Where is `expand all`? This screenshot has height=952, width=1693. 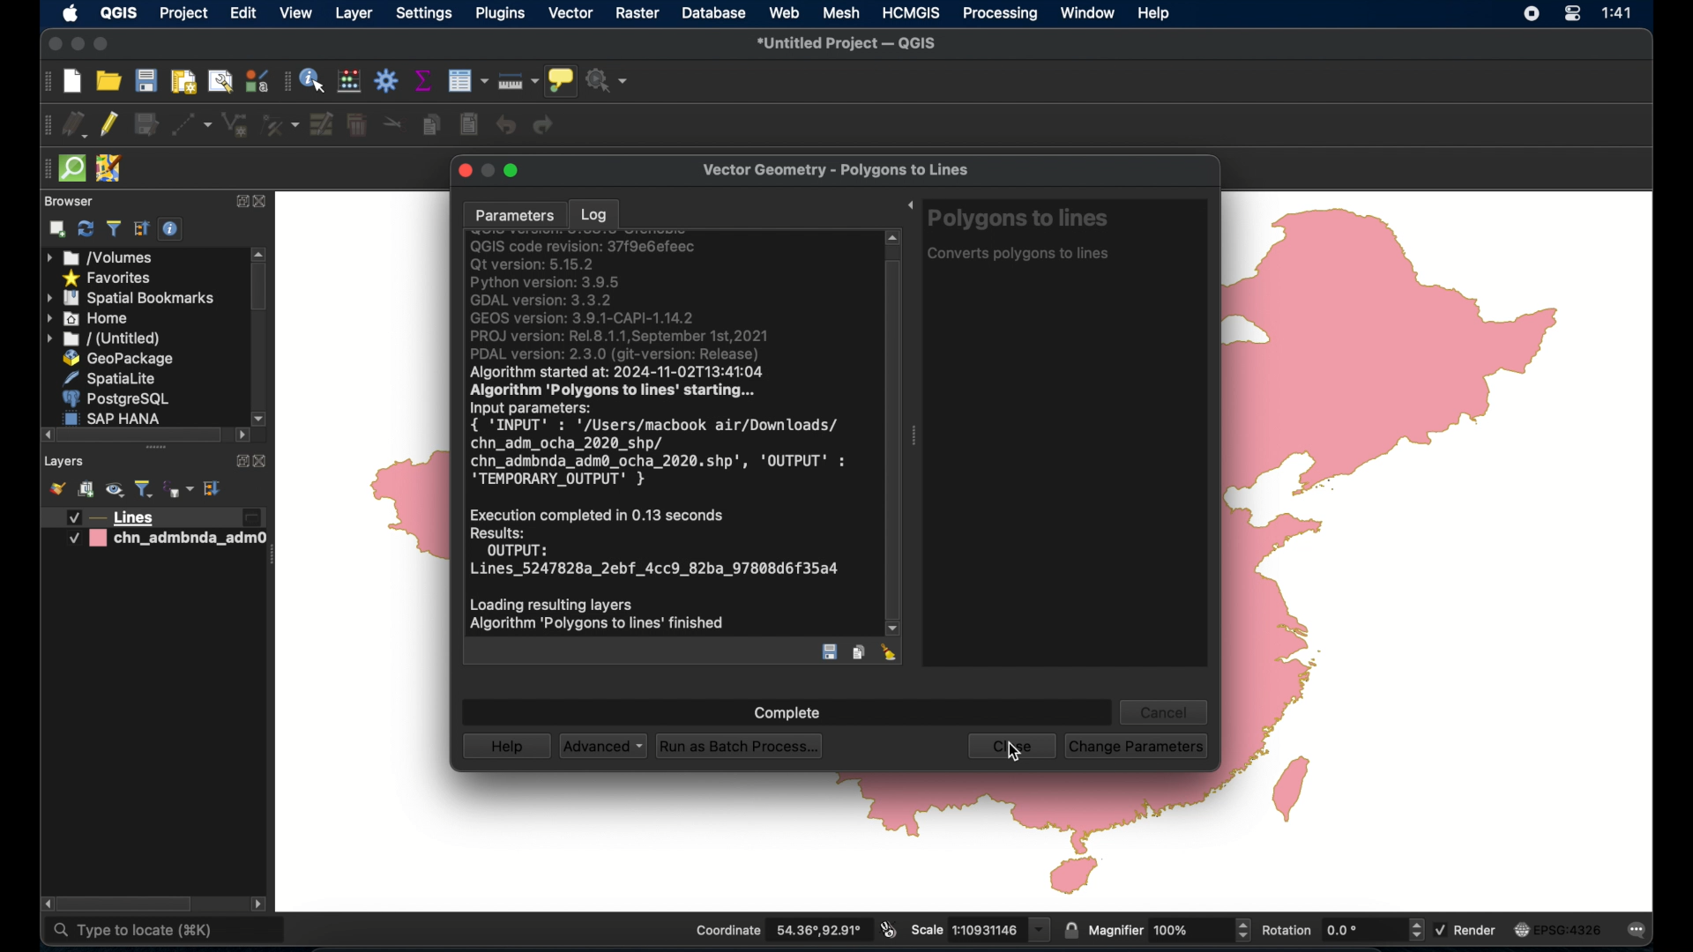 expand all is located at coordinates (213, 488).